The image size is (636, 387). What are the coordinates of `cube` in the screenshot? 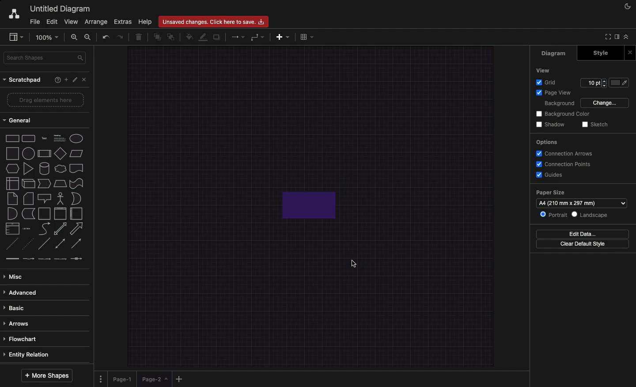 It's located at (27, 183).